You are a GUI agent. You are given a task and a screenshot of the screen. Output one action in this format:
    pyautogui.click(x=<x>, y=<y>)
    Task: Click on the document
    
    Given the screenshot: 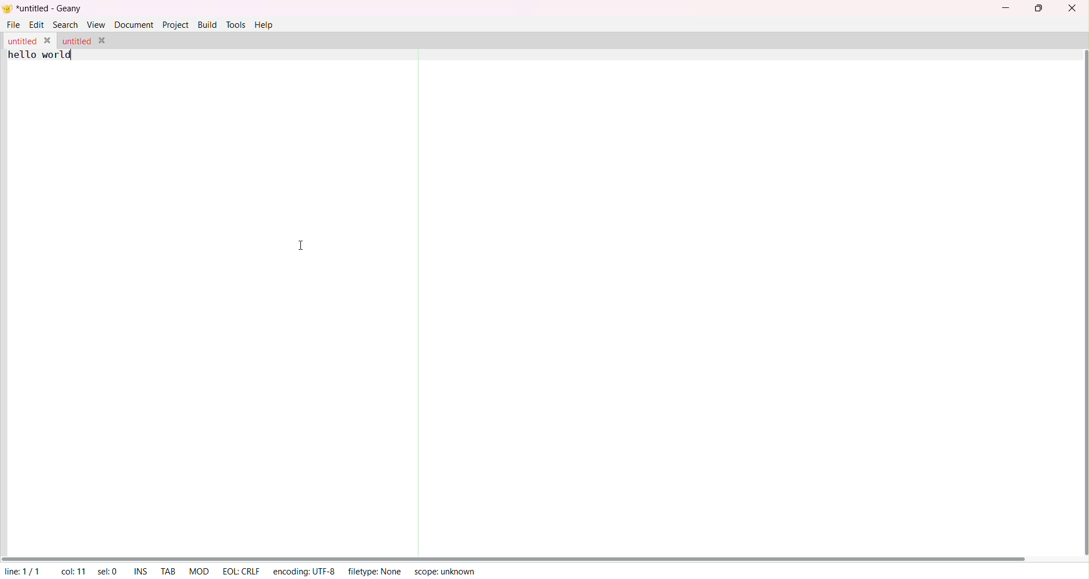 What is the action you would take?
    pyautogui.click(x=135, y=25)
    